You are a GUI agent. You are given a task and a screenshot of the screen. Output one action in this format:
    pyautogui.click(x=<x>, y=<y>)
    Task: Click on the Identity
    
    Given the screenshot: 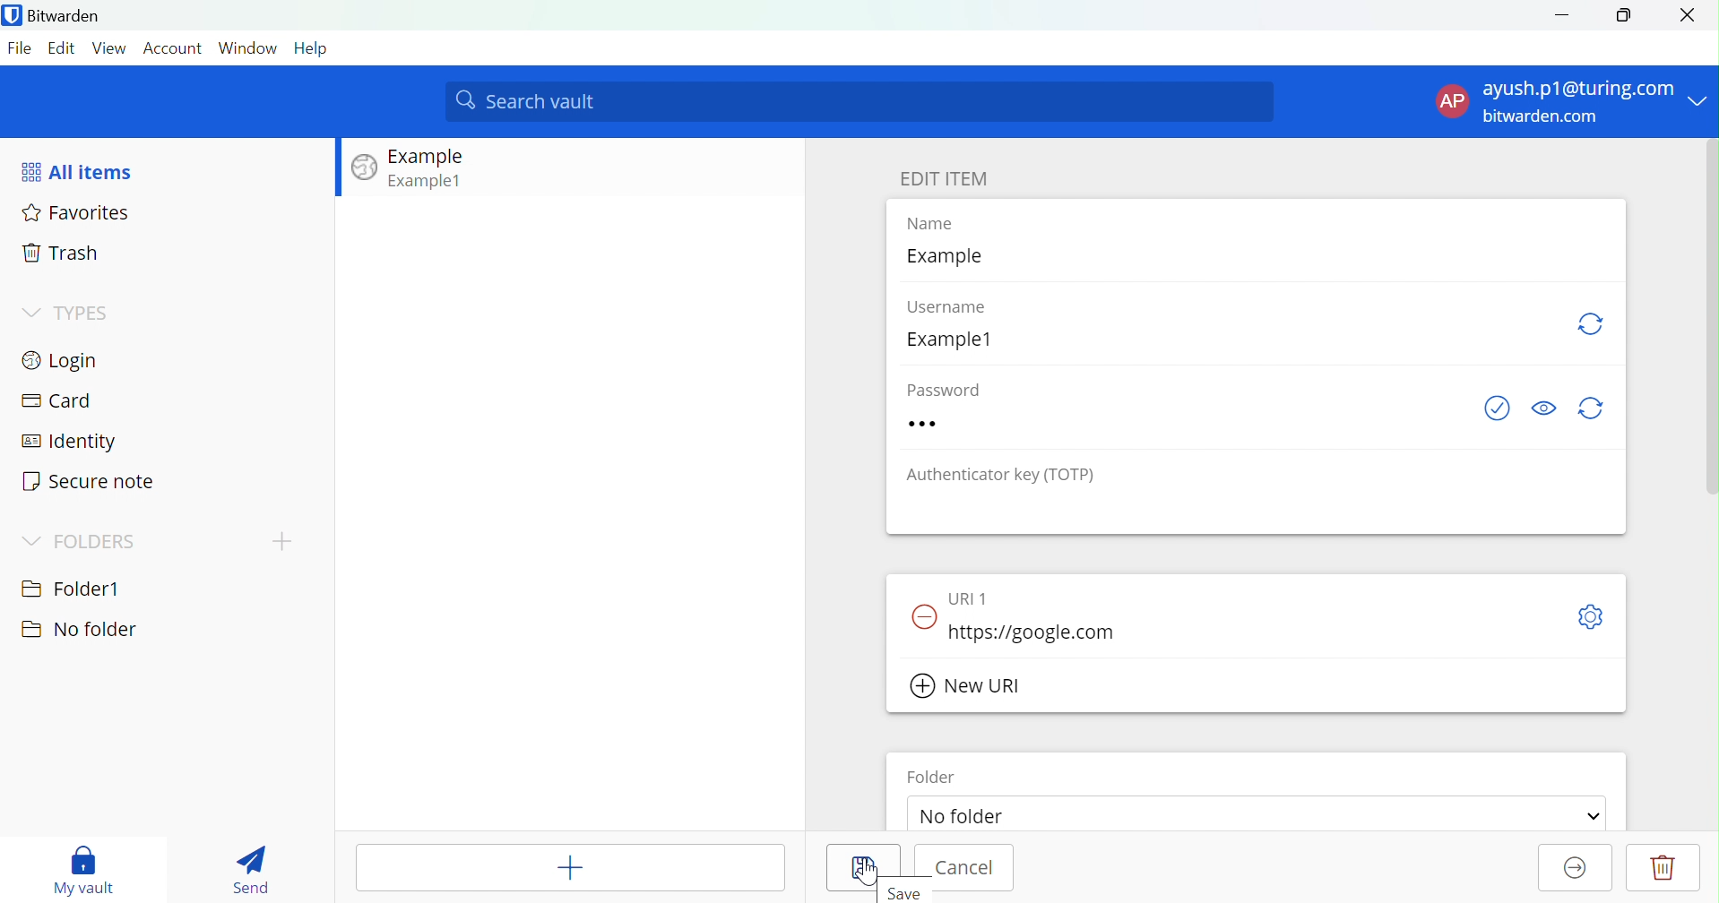 What is the action you would take?
    pyautogui.click(x=71, y=443)
    